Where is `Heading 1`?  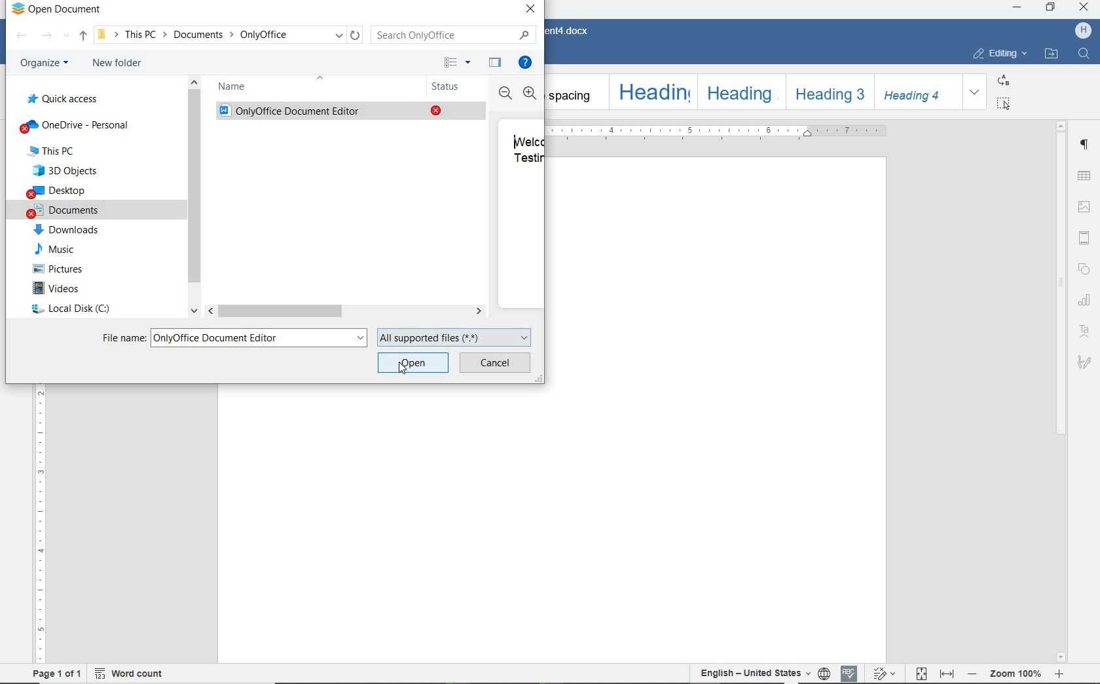
Heading 1 is located at coordinates (653, 91).